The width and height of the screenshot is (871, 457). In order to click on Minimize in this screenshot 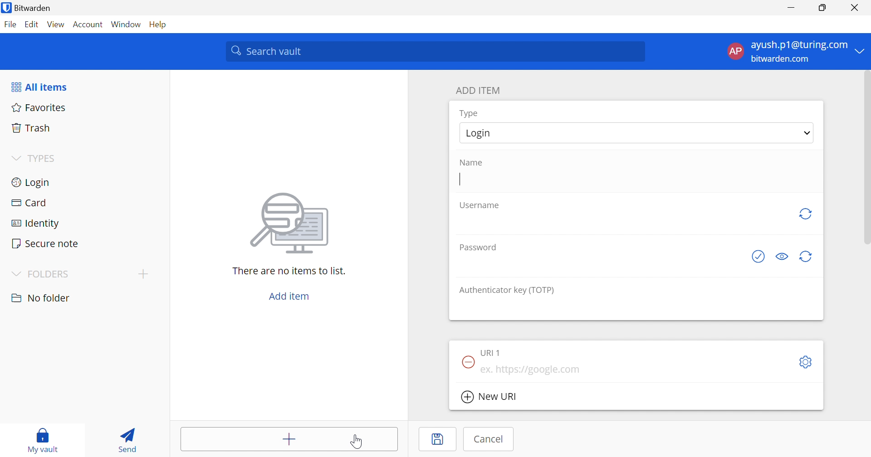, I will do `click(791, 8)`.